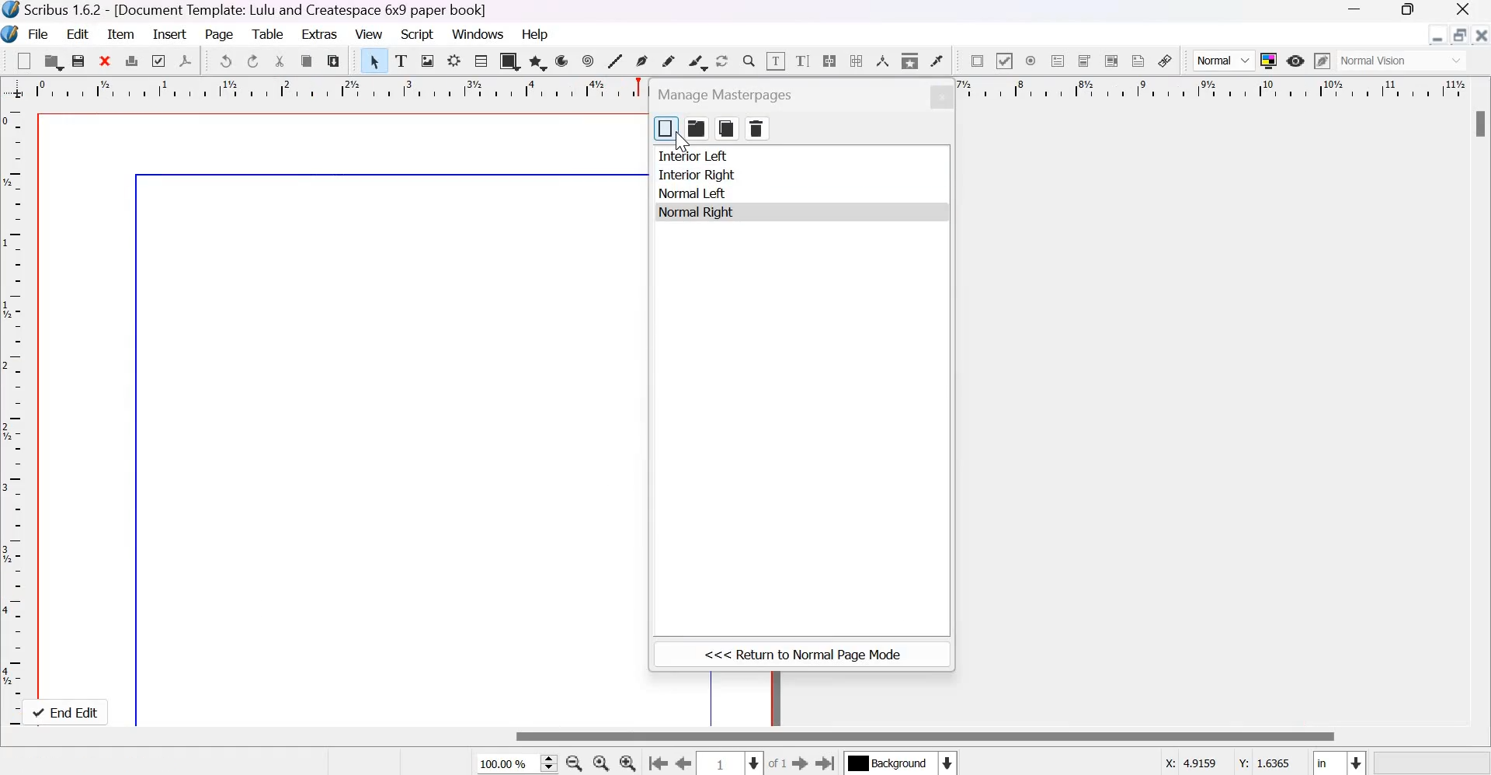 Image resolution: width=1491 pixels, height=775 pixels. Describe the element at coordinates (777, 763) in the screenshot. I see `of 1` at that location.